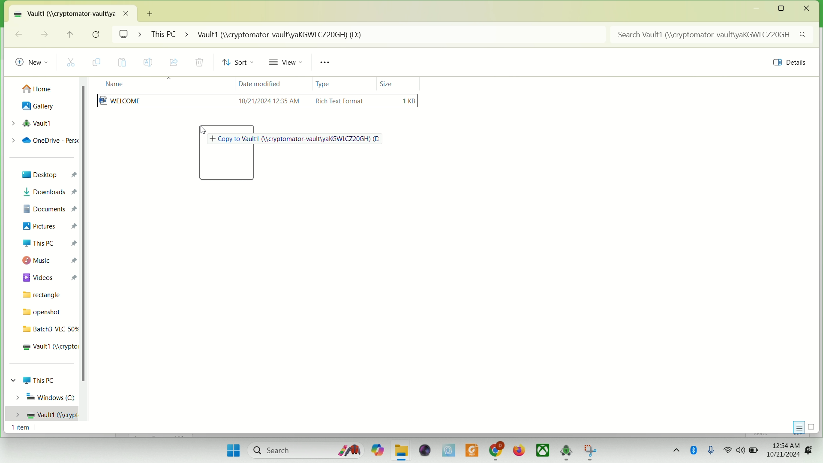 The image size is (823, 463). What do you see at coordinates (783, 444) in the screenshot?
I see `12:54AM` at bounding box center [783, 444].